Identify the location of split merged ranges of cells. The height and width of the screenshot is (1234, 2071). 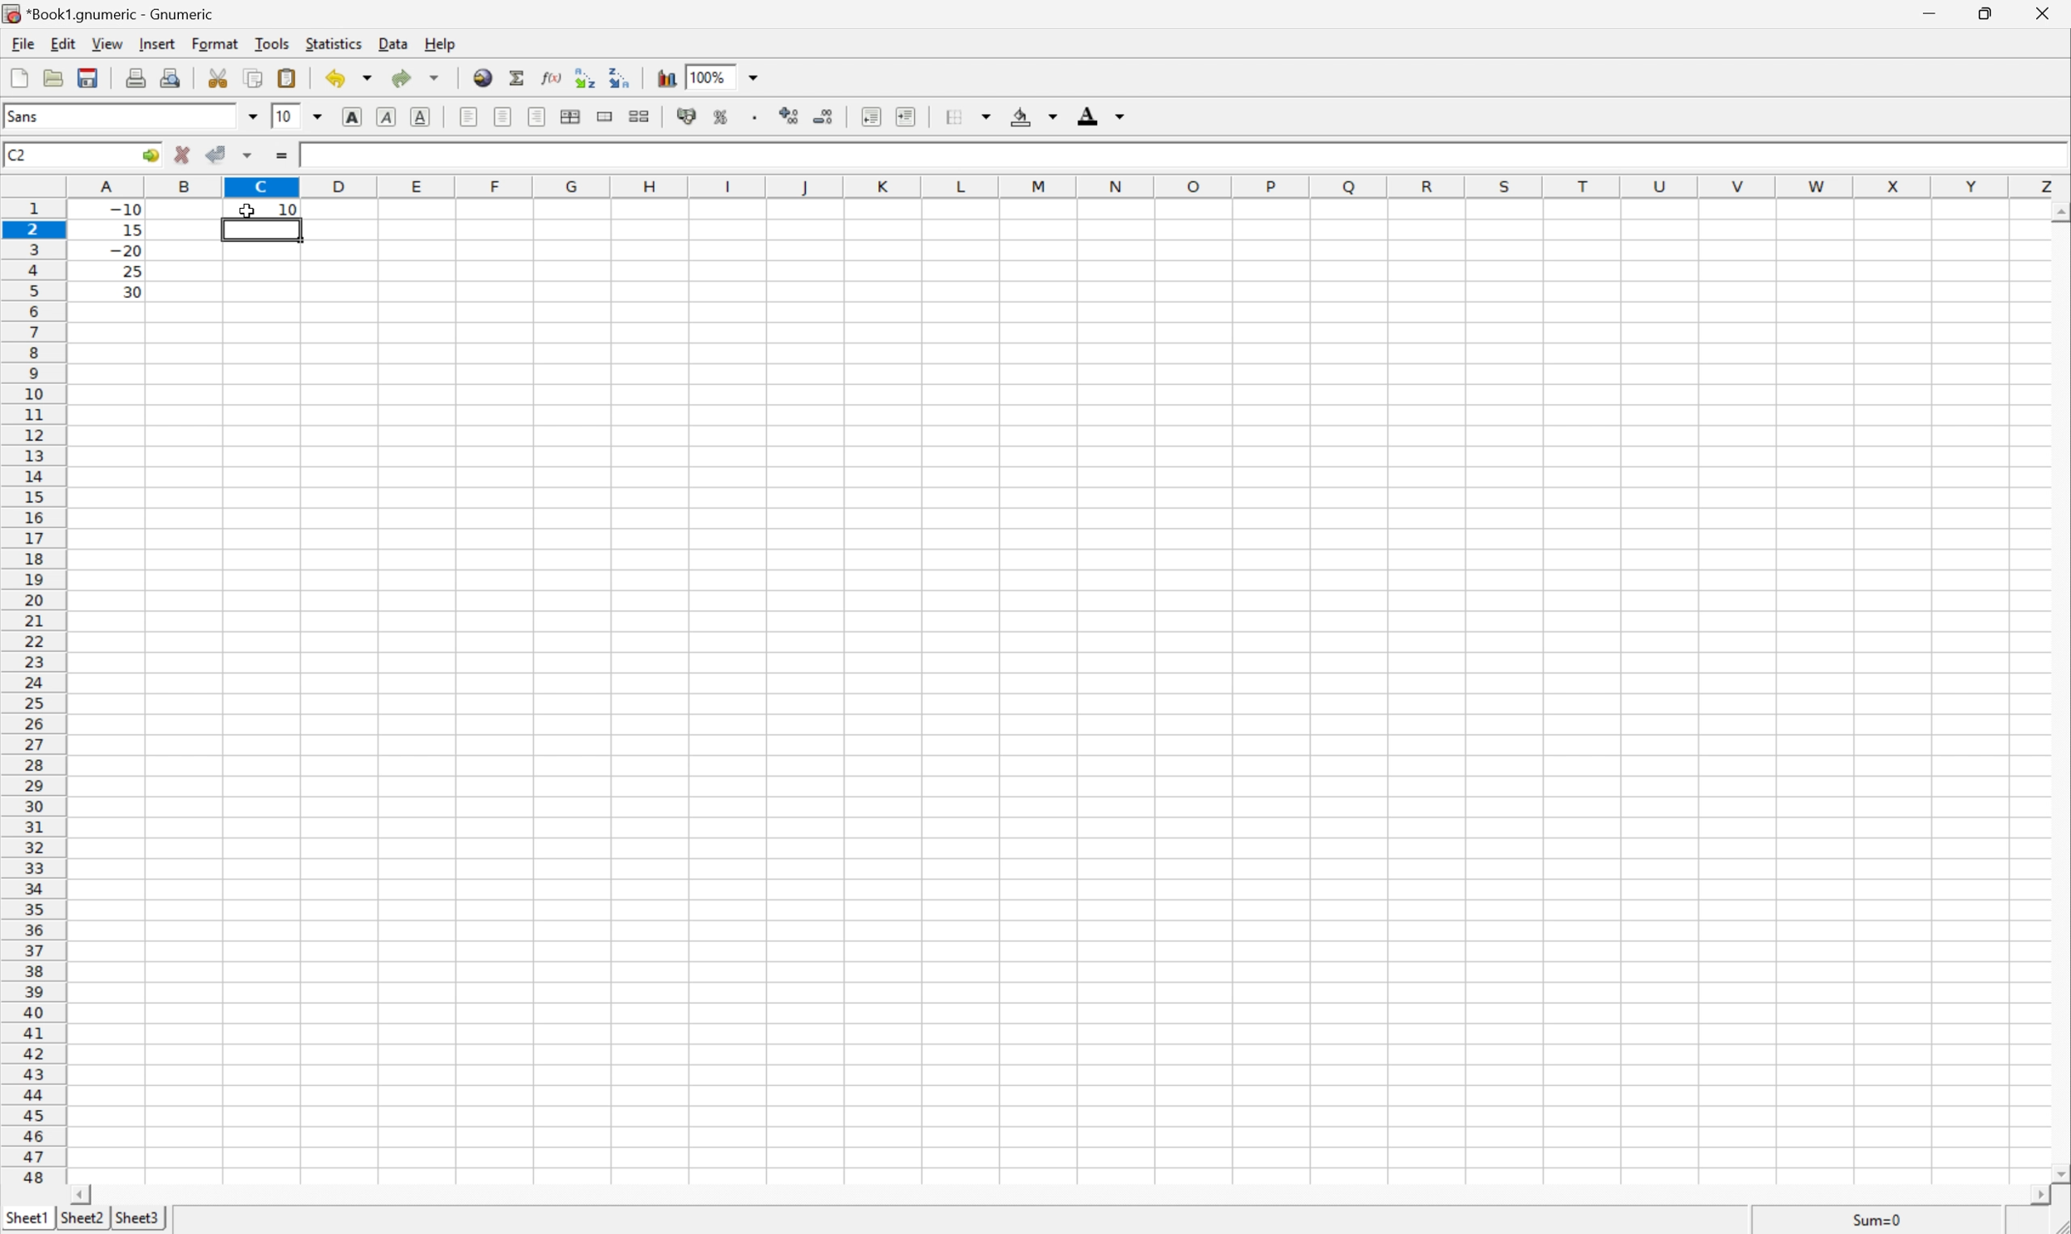
(640, 115).